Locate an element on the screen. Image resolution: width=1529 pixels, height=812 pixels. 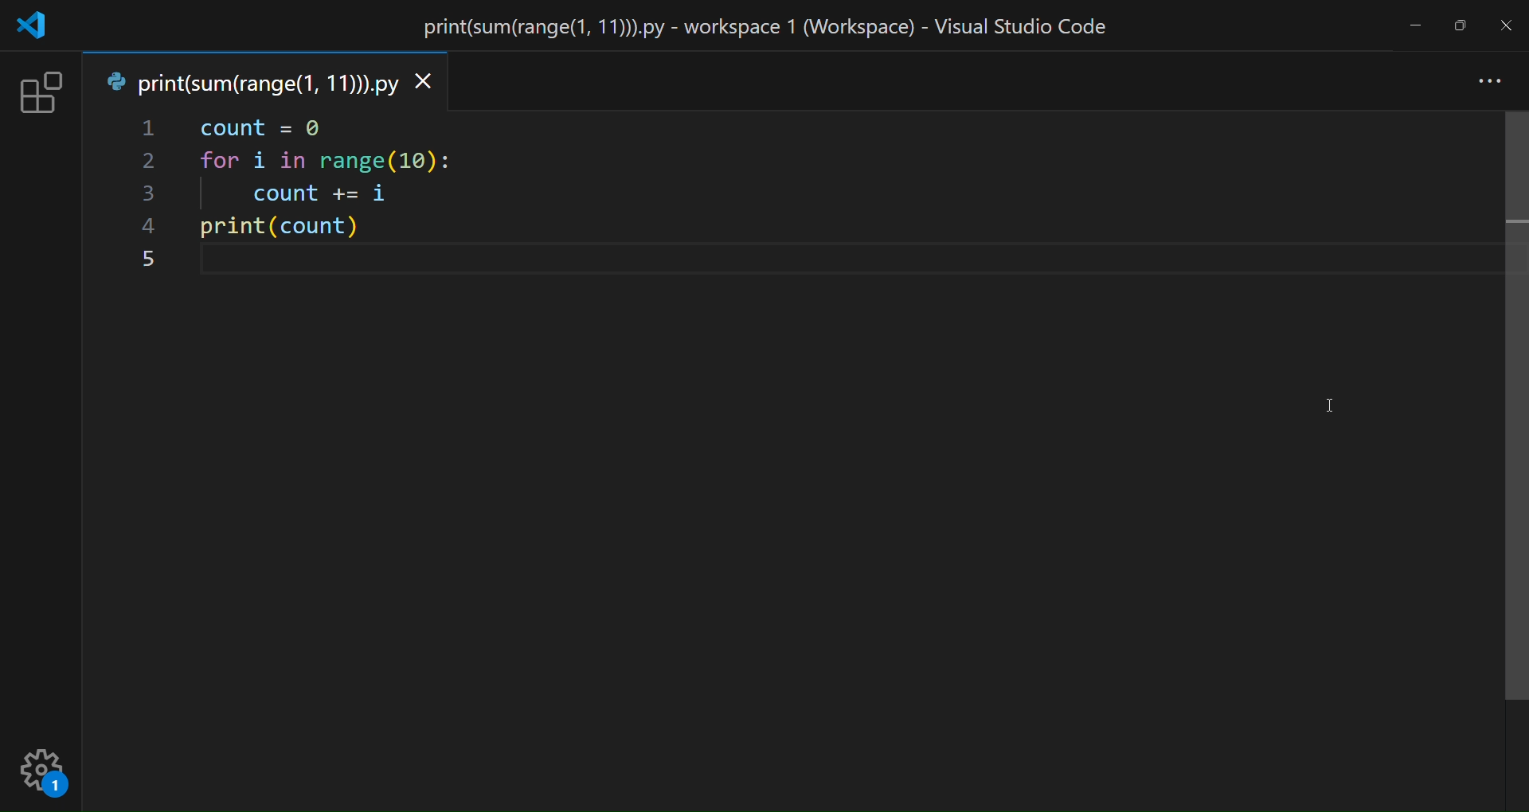
close is located at coordinates (1507, 25).